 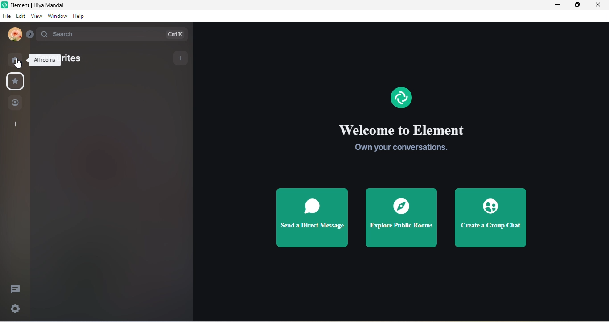 I want to click on favorites, so click(x=74, y=61).